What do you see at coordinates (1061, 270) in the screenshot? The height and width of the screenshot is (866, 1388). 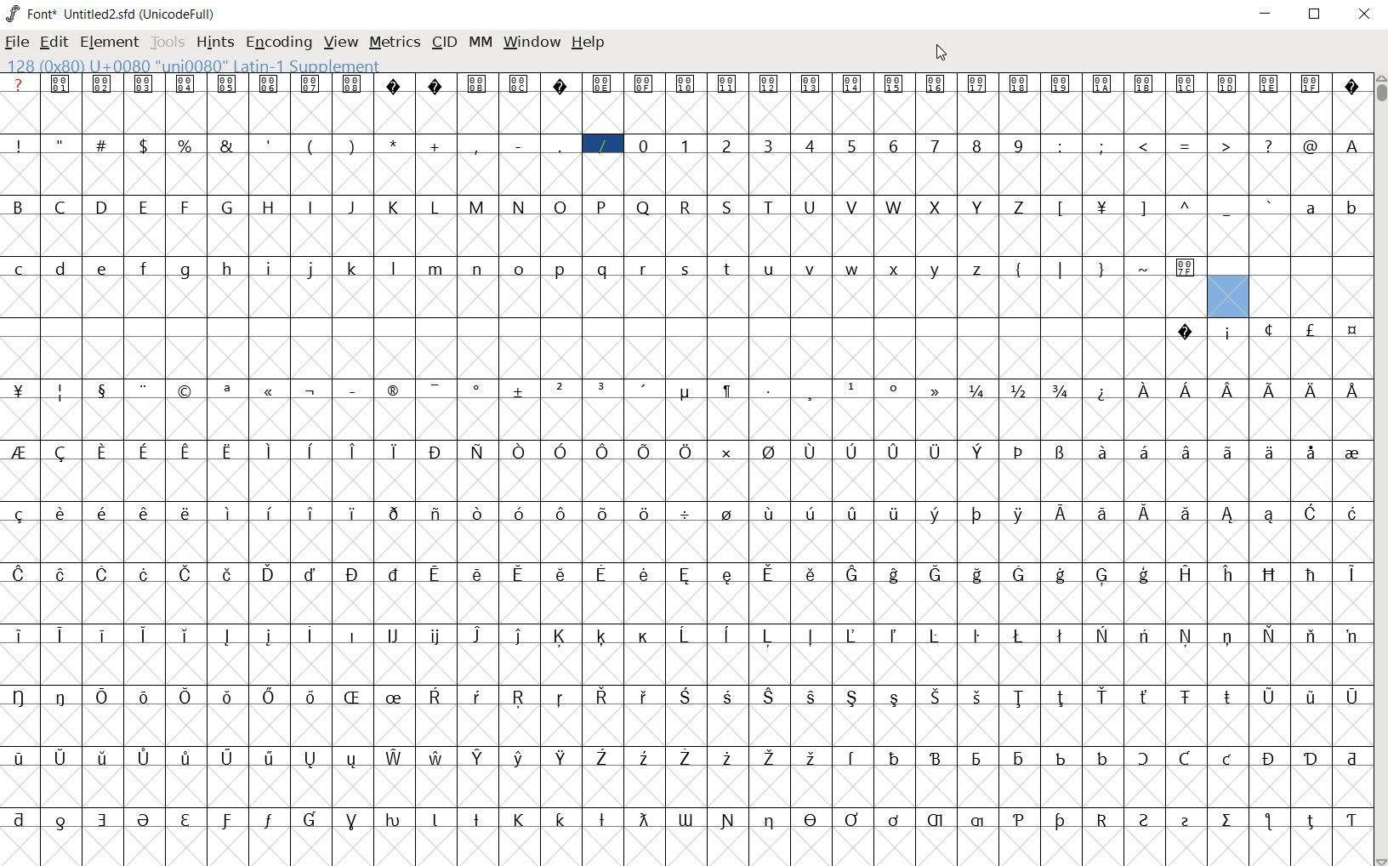 I see `glyph` at bounding box center [1061, 270].